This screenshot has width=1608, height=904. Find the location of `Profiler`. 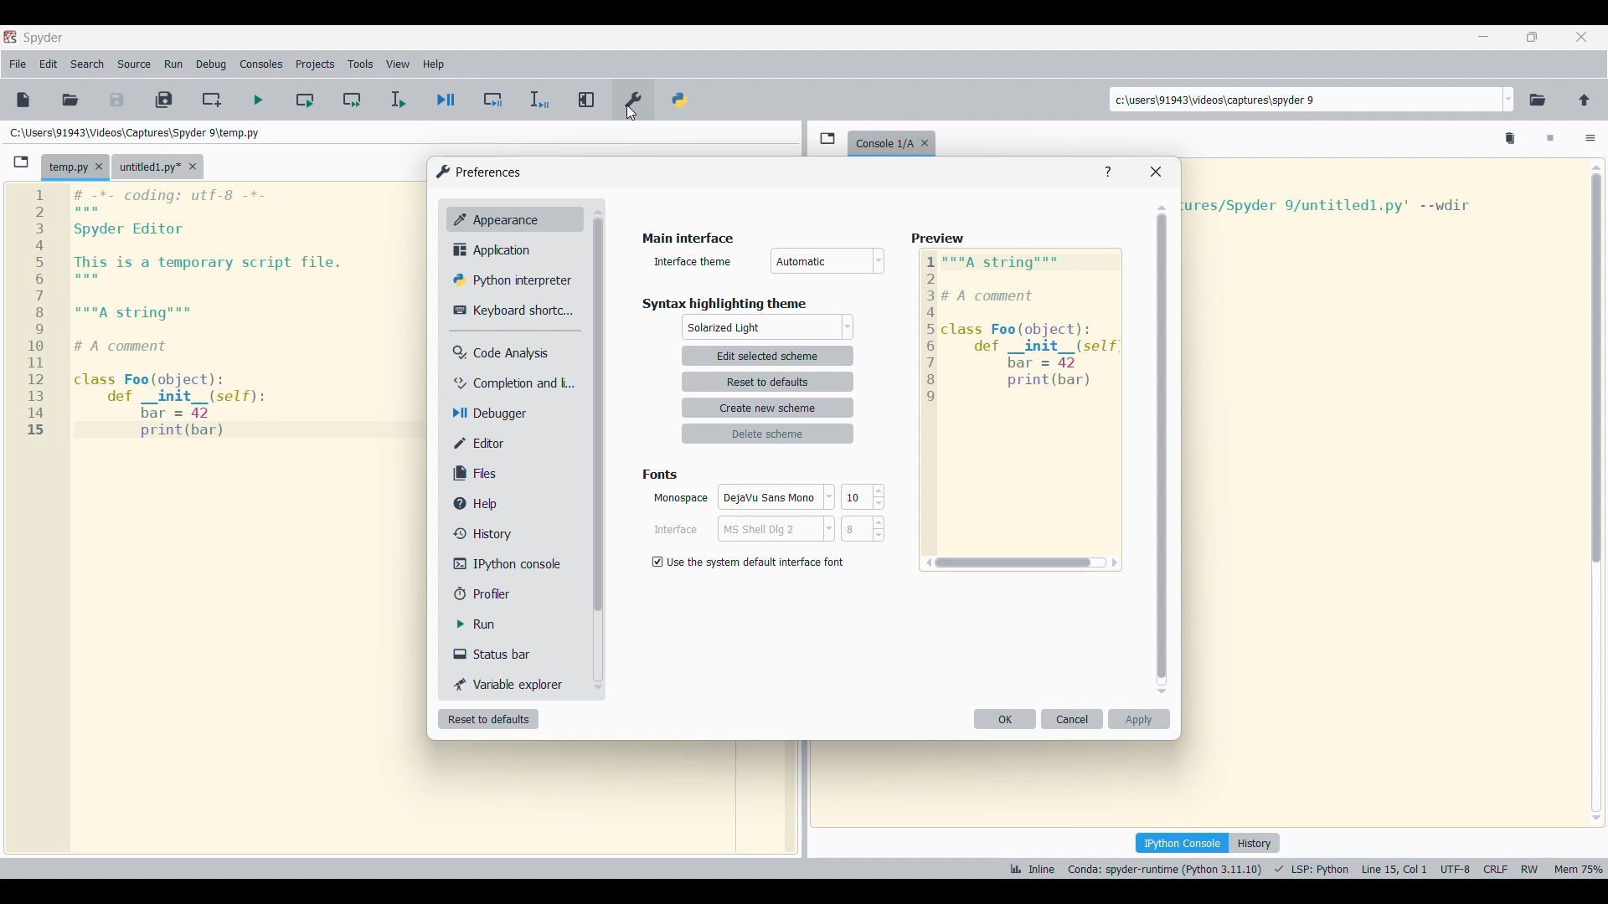

Profiler is located at coordinates (515, 593).